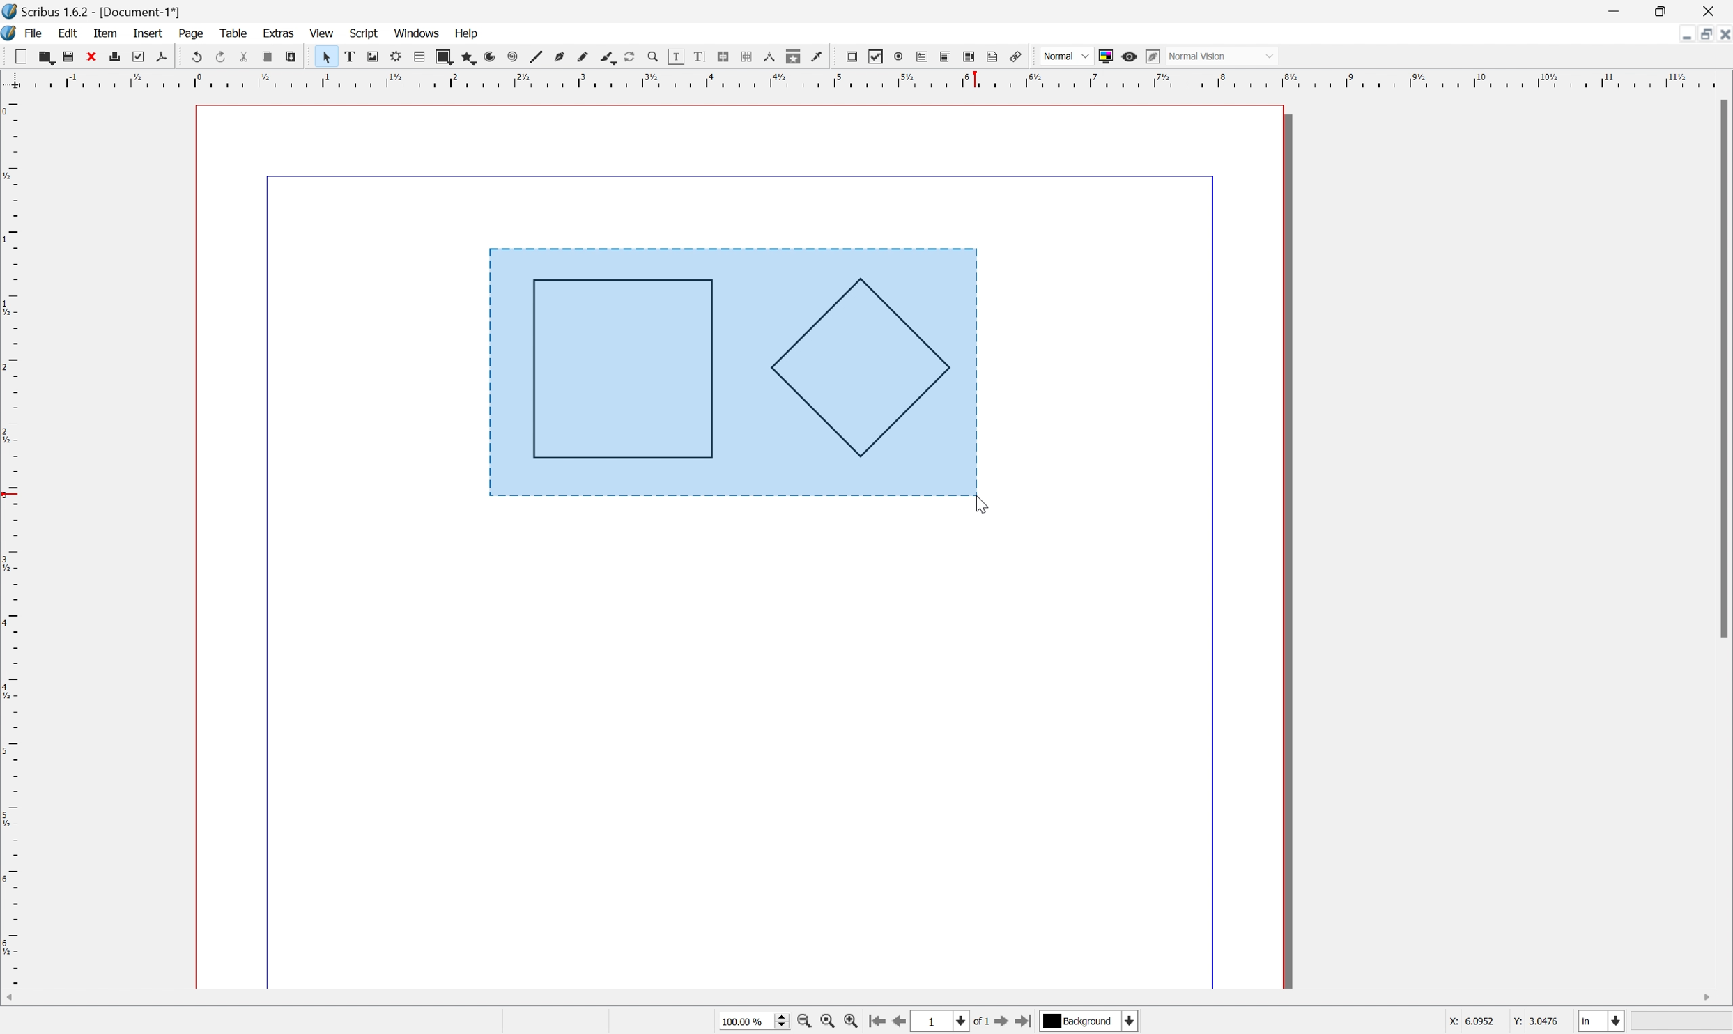  What do you see at coordinates (768, 57) in the screenshot?
I see `measurements` at bounding box center [768, 57].